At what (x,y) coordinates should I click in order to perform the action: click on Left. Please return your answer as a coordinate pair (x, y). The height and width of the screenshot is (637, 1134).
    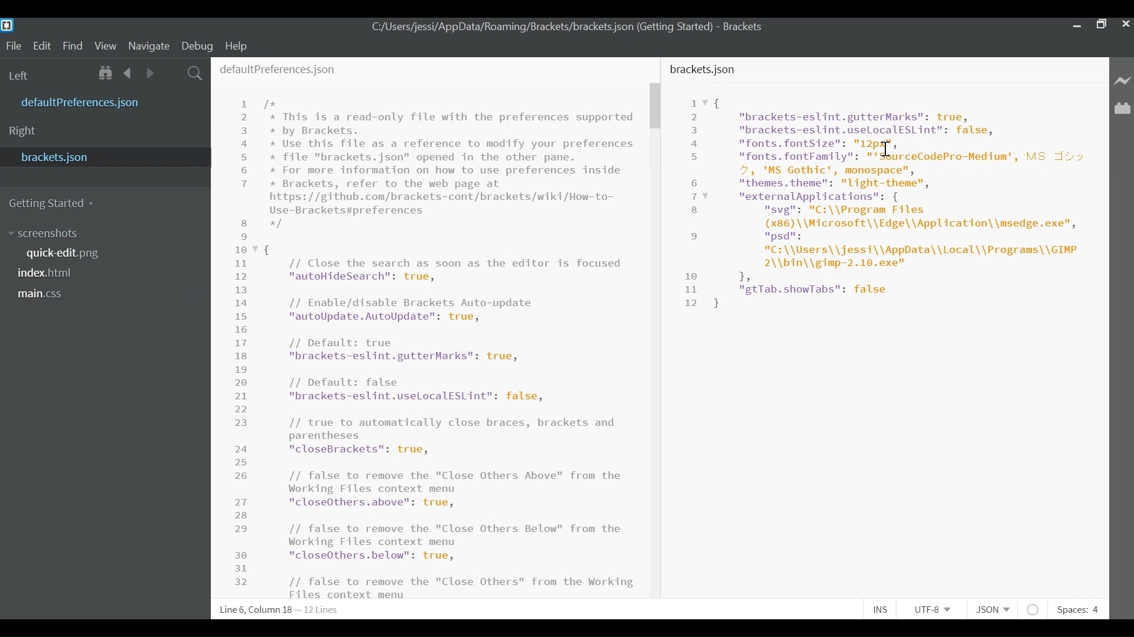
    Looking at the image, I should click on (22, 75).